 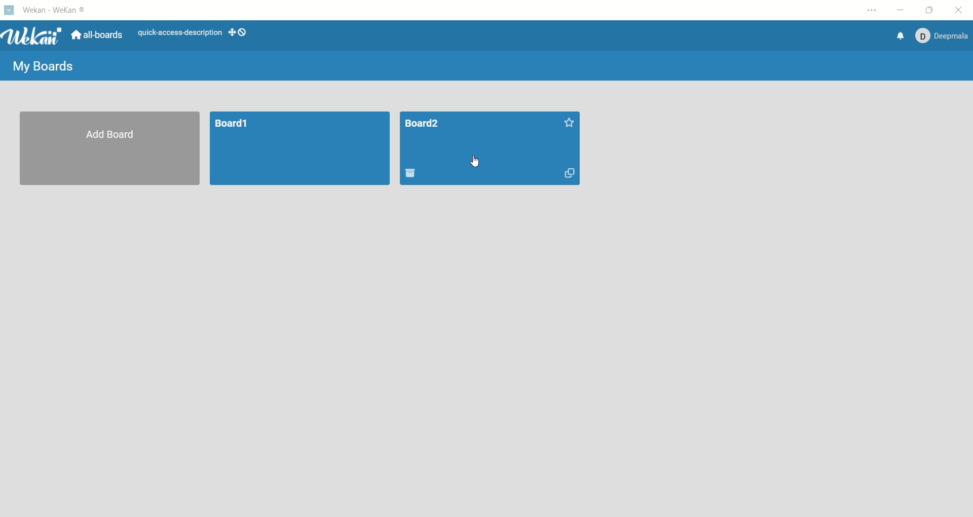 I want to click on duplicate, so click(x=569, y=174).